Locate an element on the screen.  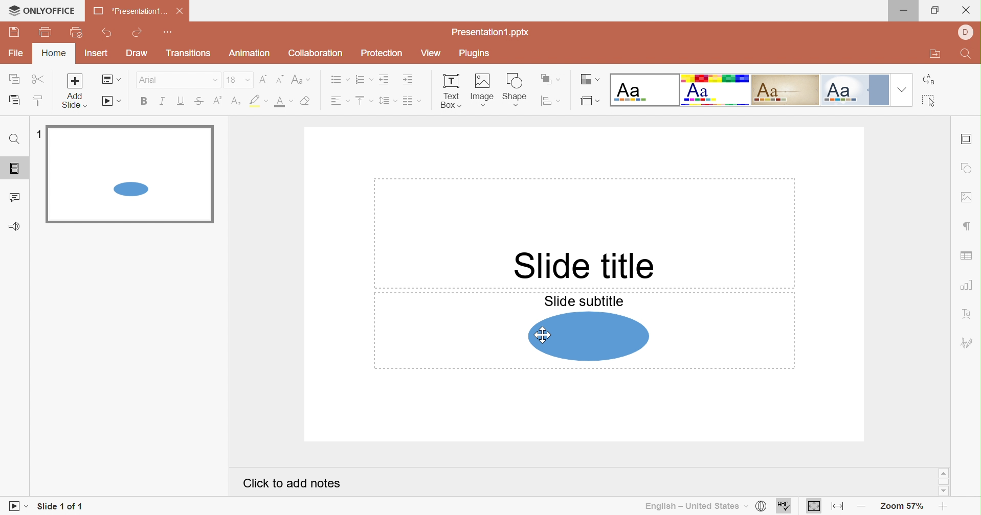
Find is located at coordinates (13, 138).